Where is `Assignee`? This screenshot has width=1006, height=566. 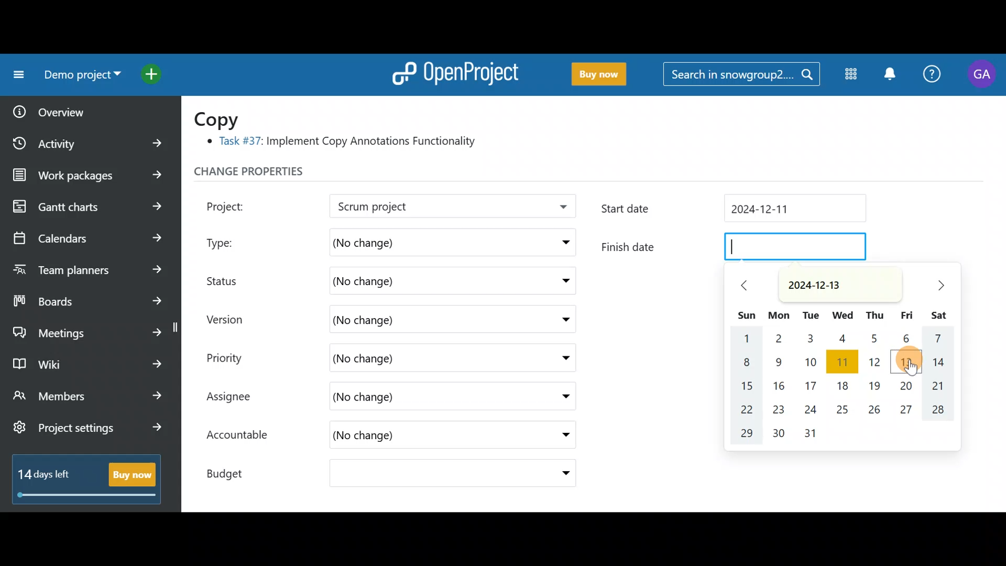 Assignee is located at coordinates (239, 398).